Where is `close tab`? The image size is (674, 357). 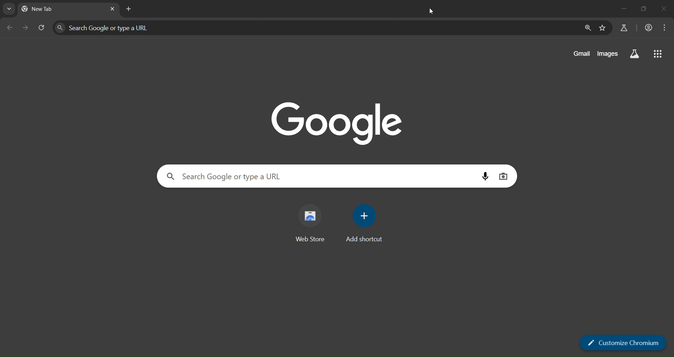 close tab is located at coordinates (112, 10).